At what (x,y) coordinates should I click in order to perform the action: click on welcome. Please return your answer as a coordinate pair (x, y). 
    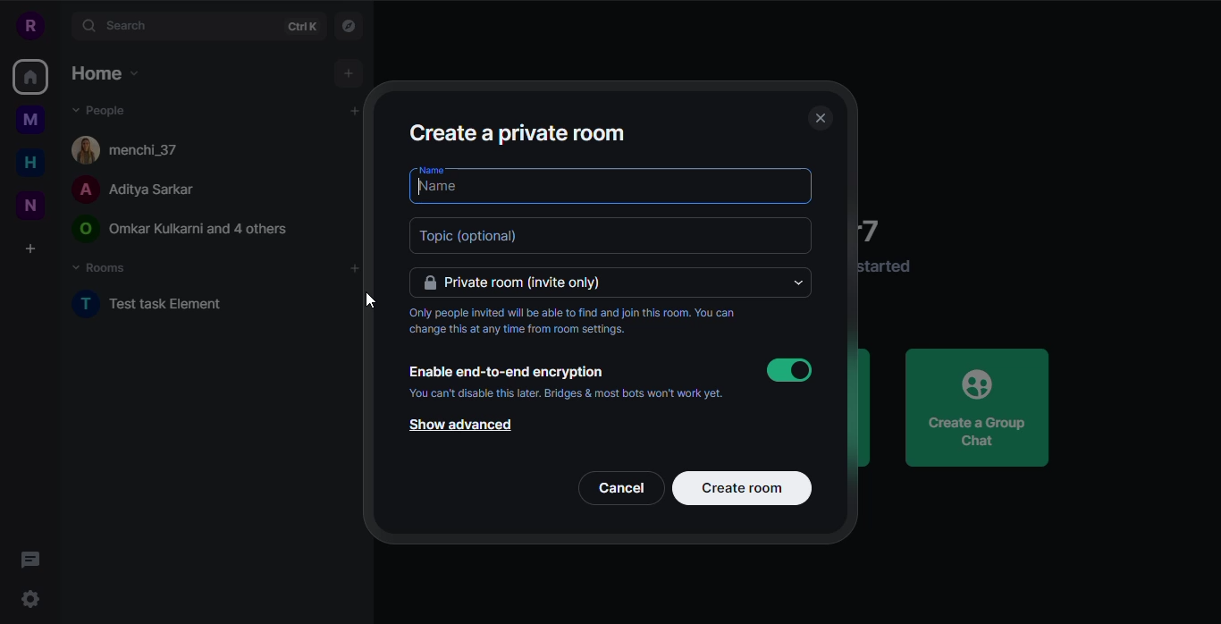
    Looking at the image, I should click on (879, 229).